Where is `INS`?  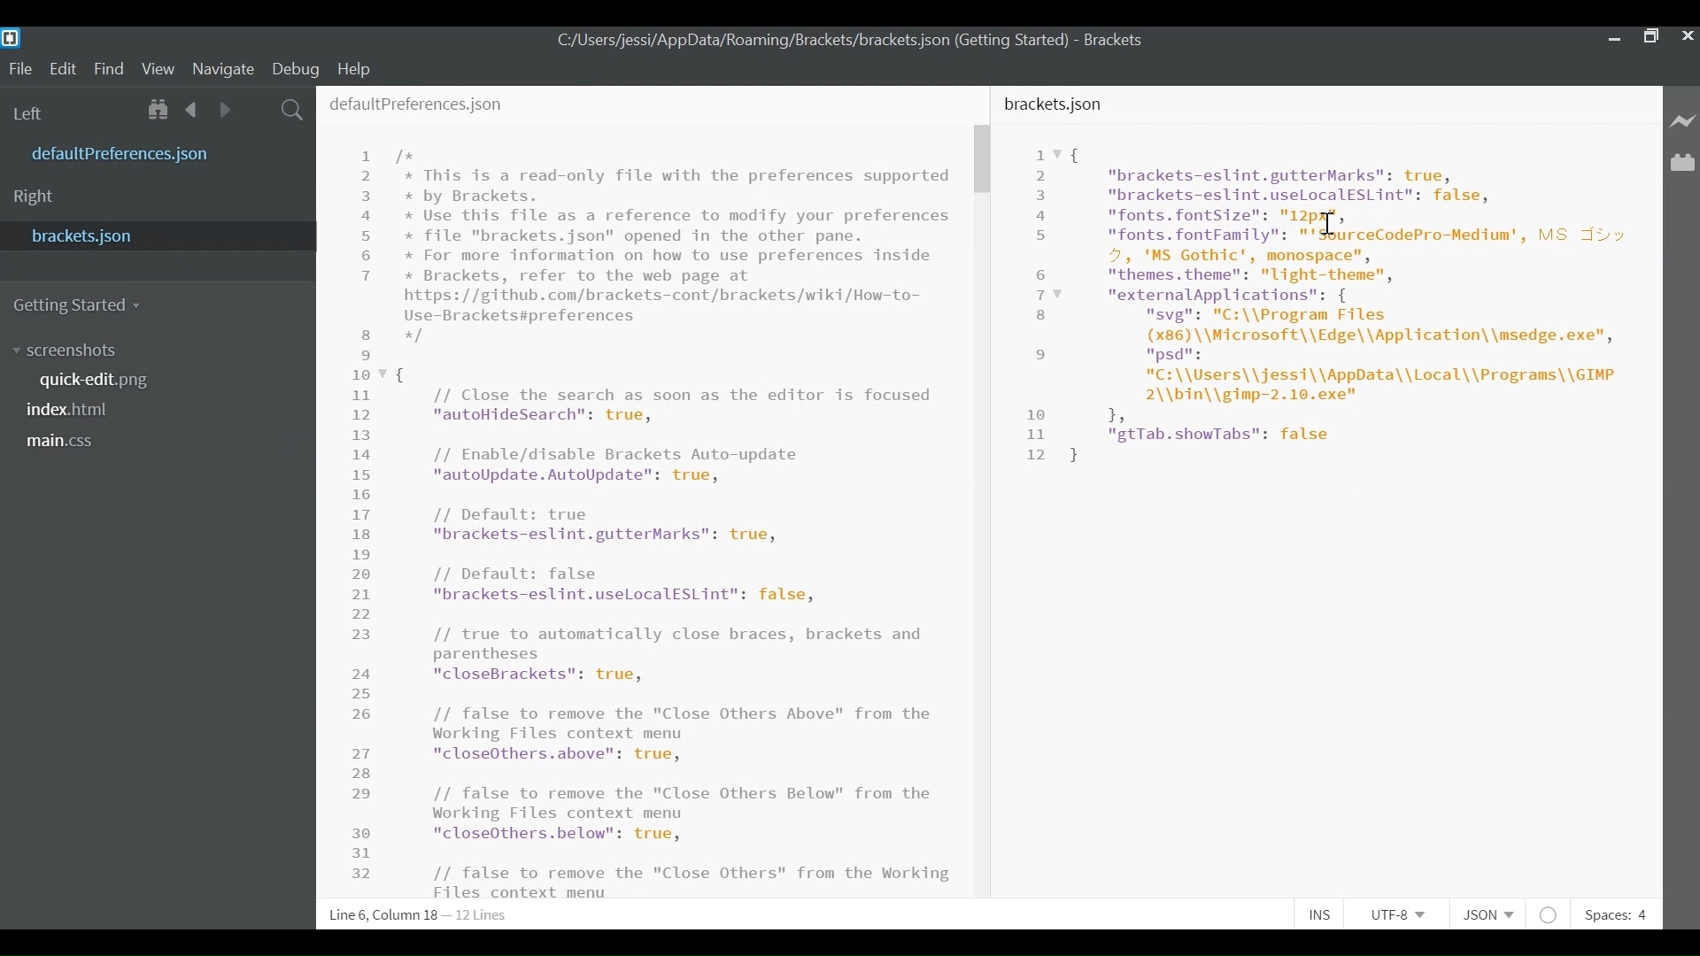 INS is located at coordinates (1325, 914).